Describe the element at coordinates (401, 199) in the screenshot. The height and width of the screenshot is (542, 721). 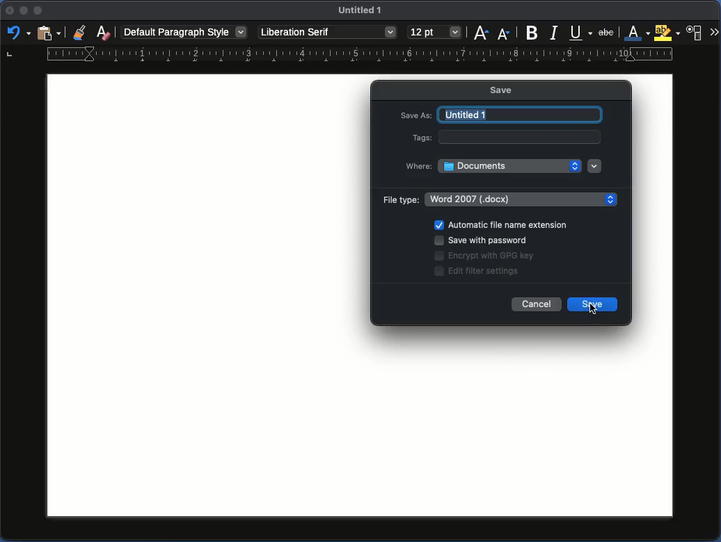
I see `File type` at that location.